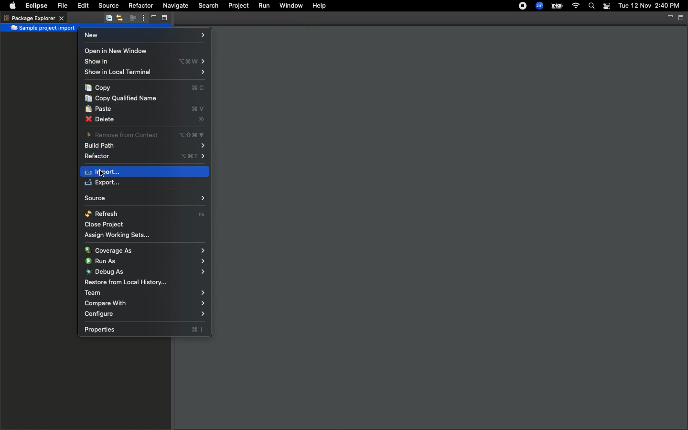  Describe the element at coordinates (538, 6) in the screenshot. I see `Zoom` at that location.